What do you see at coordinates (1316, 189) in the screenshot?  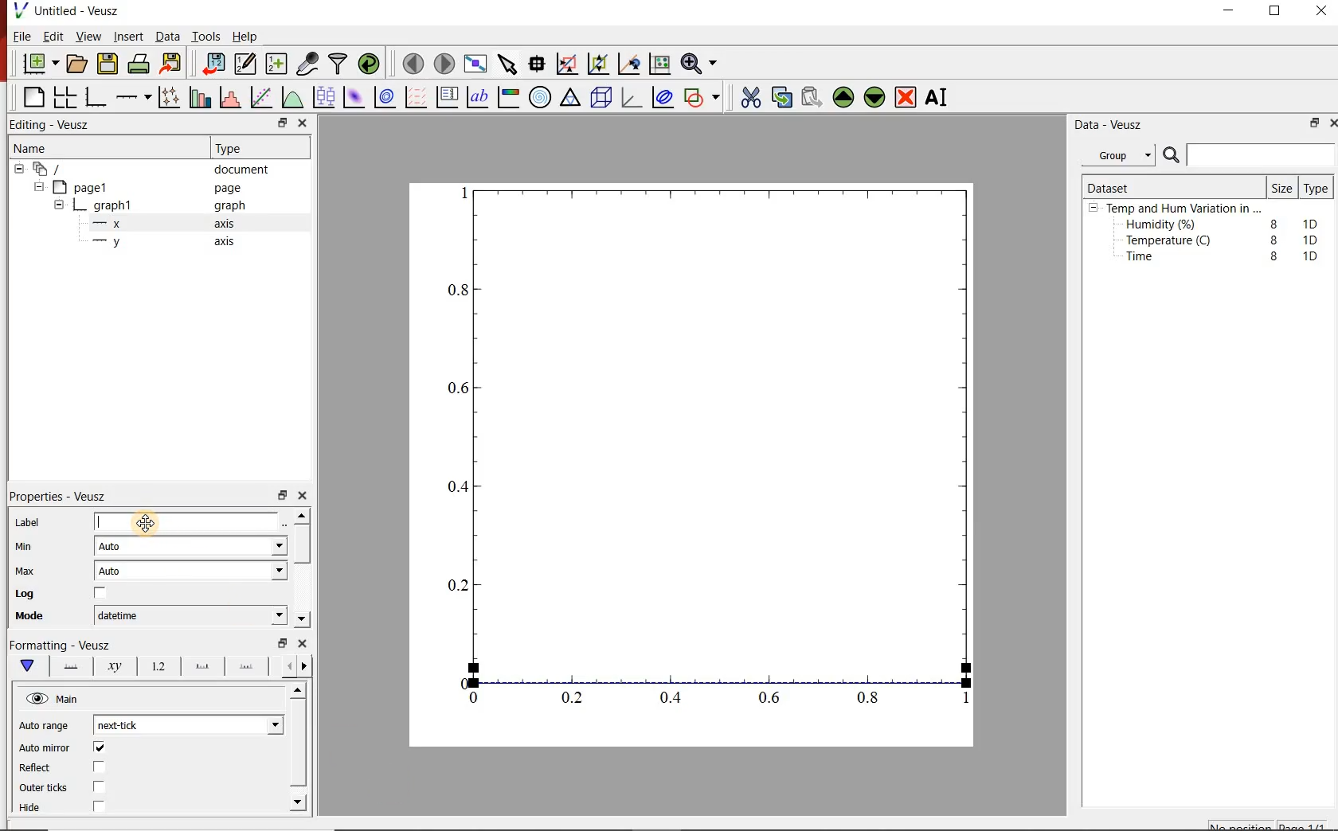 I see `Type` at bounding box center [1316, 189].